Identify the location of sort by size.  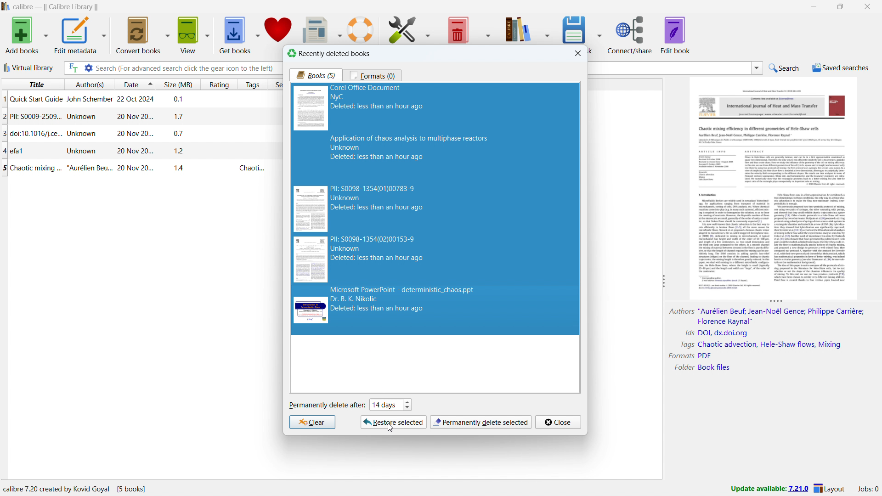
(178, 84).